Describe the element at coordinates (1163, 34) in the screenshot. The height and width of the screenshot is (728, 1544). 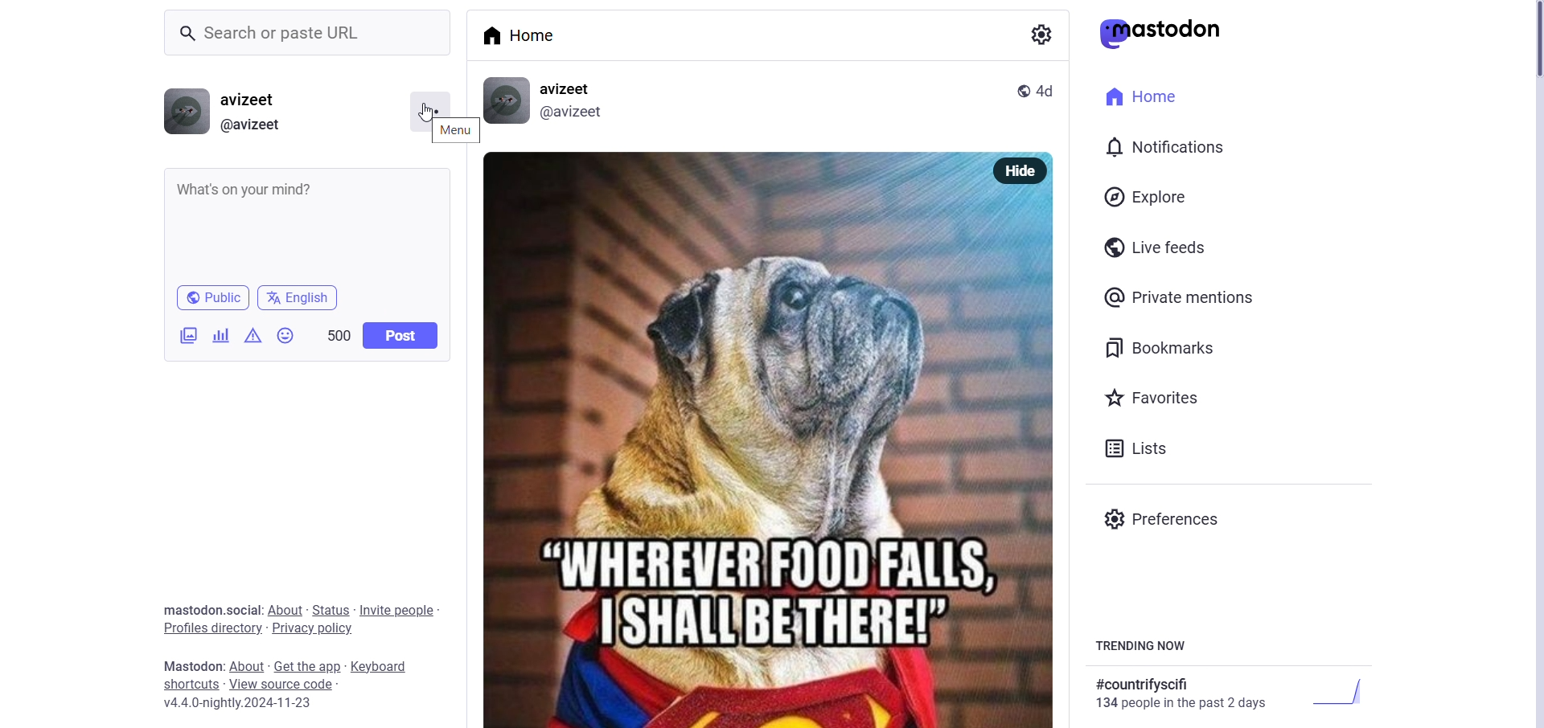
I see `mastodon` at that location.